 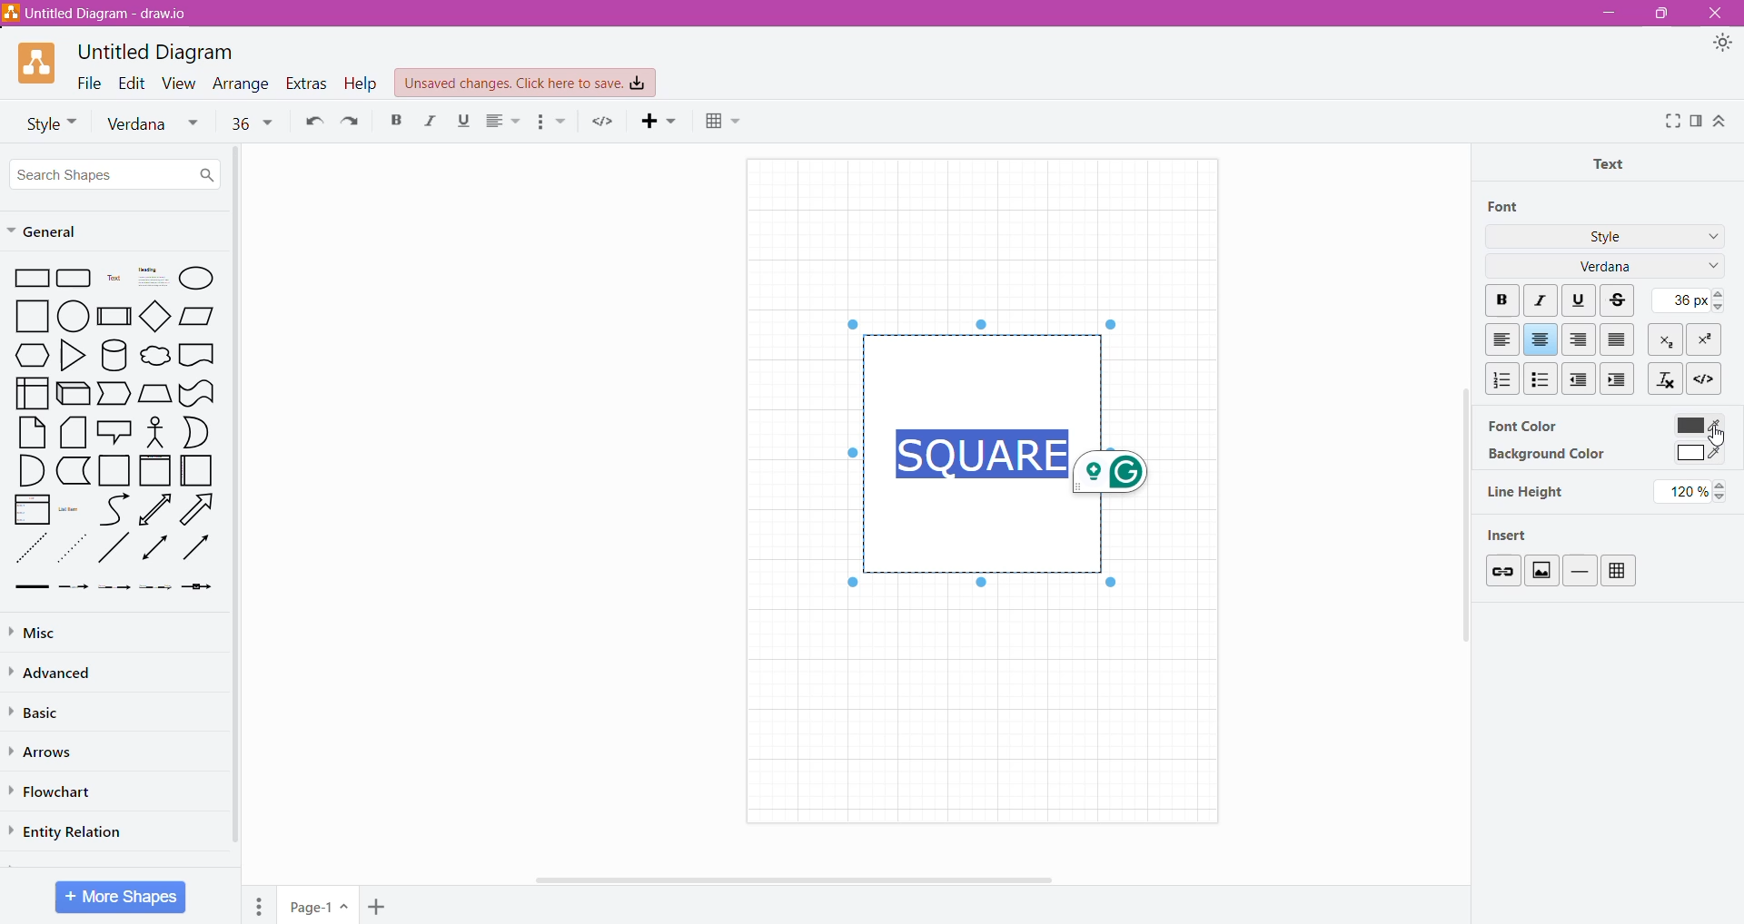 I want to click on Dotted Arrow , so click(x=155, y=587).